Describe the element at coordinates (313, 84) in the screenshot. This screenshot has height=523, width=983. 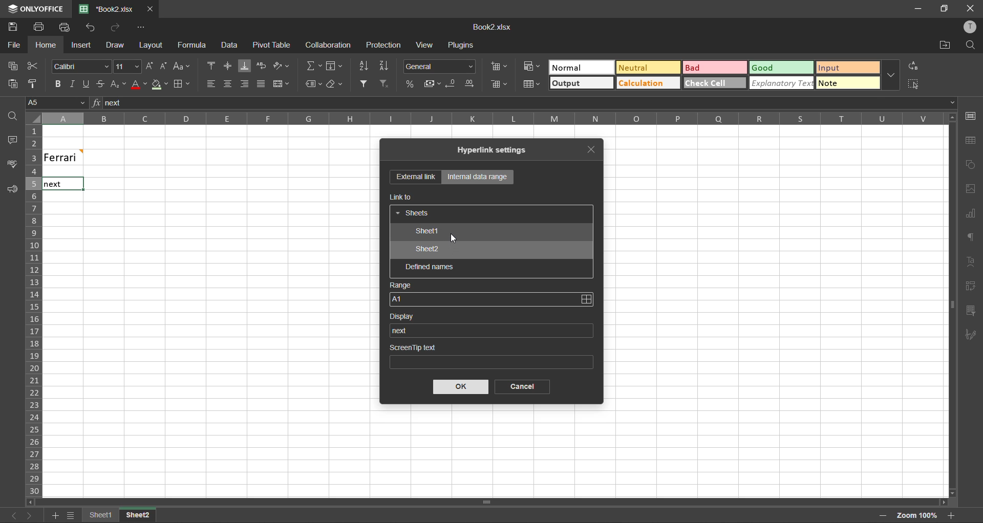
I see `named ranges` at that location.